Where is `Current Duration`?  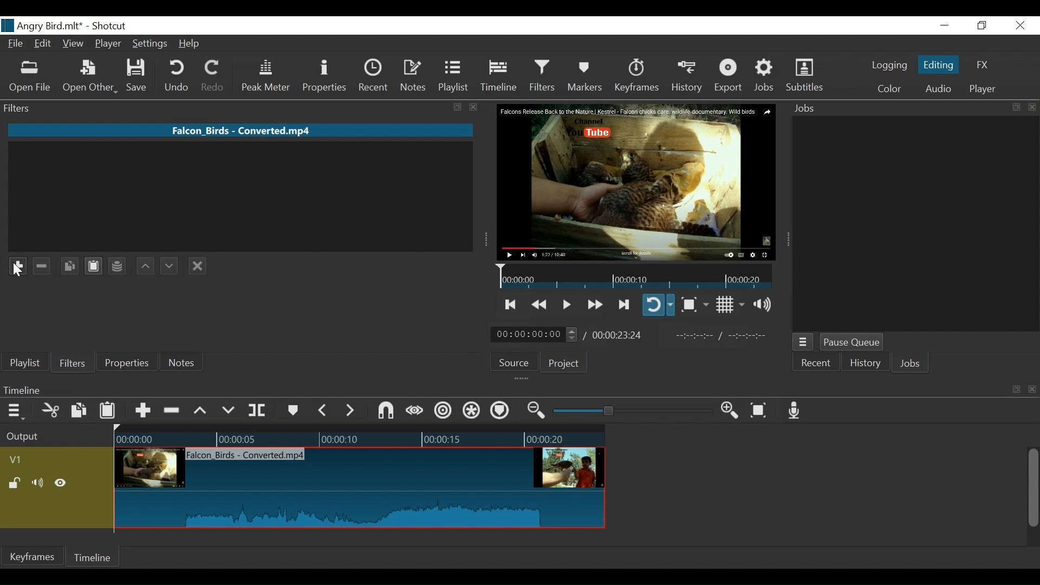 Current Duration is located at coordinates (535, 334).